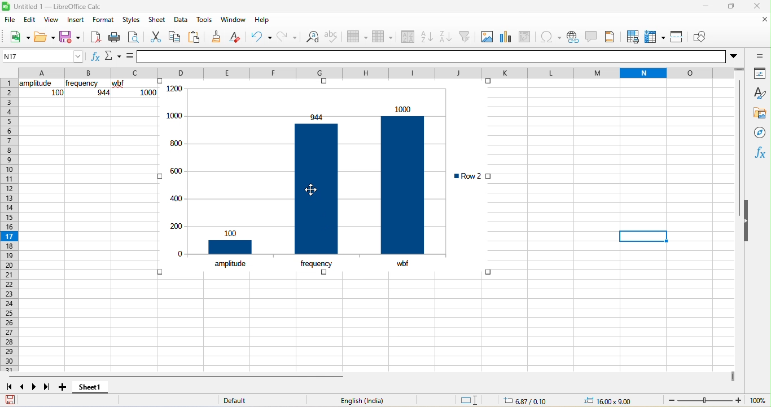 This screenshot has height=407, width=771. What do you see at coordinates (125, 57) in the screenshot?
I see `formula` at bounding box center [125, 57].